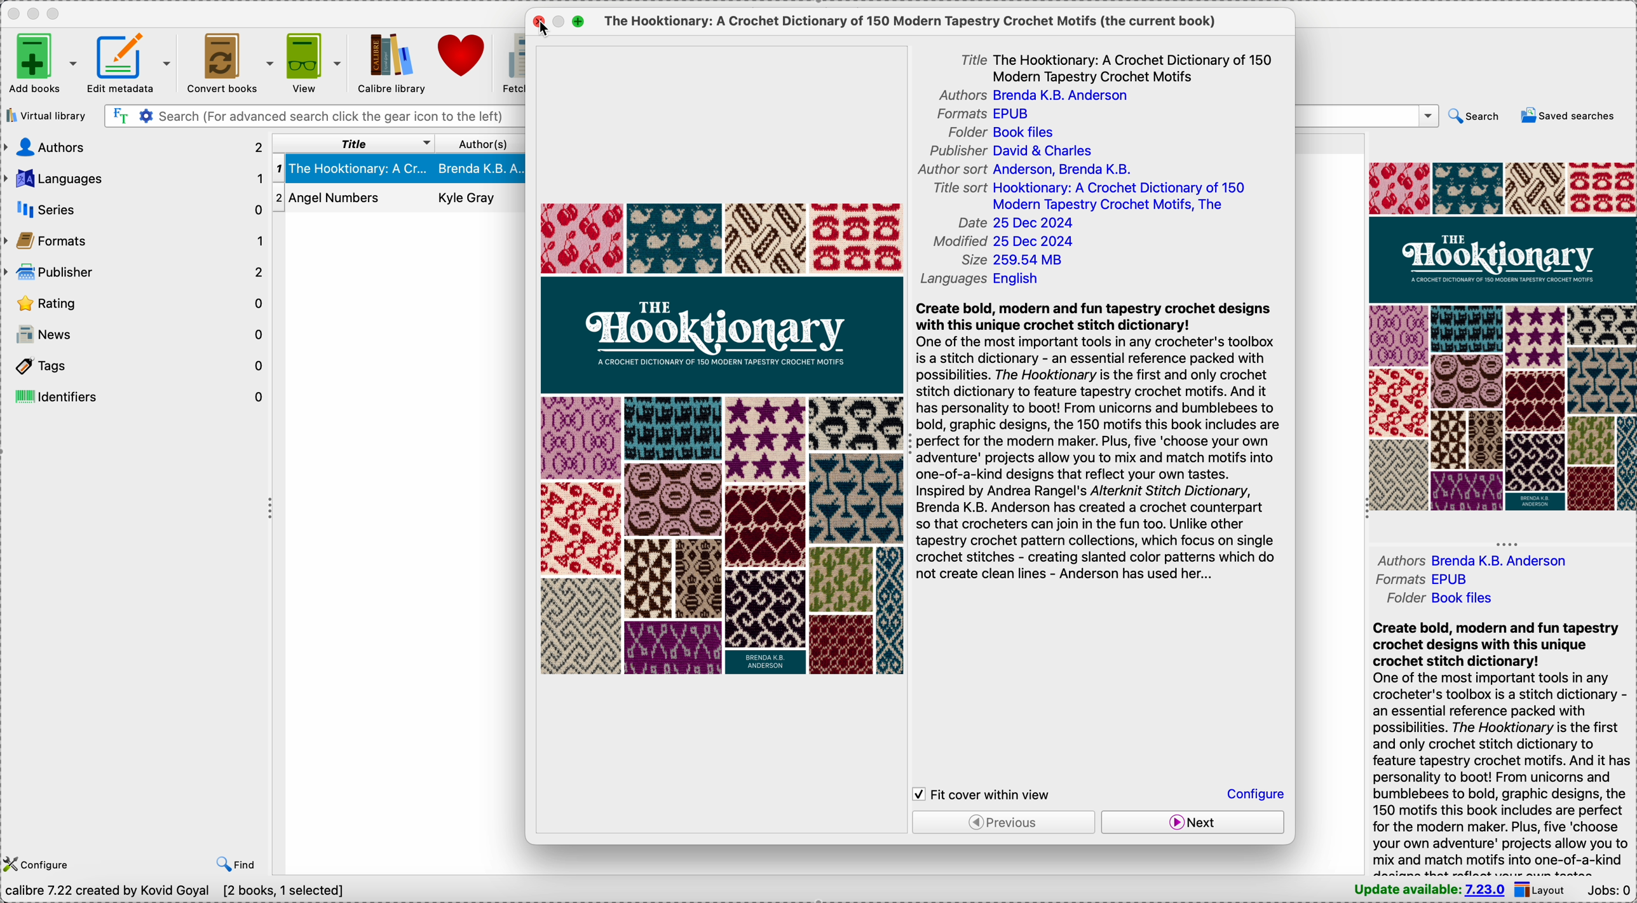  What do you see at coordinates (390, 62) in the screenshot?
I see `Calibre library` at bounding box center [390, 62].